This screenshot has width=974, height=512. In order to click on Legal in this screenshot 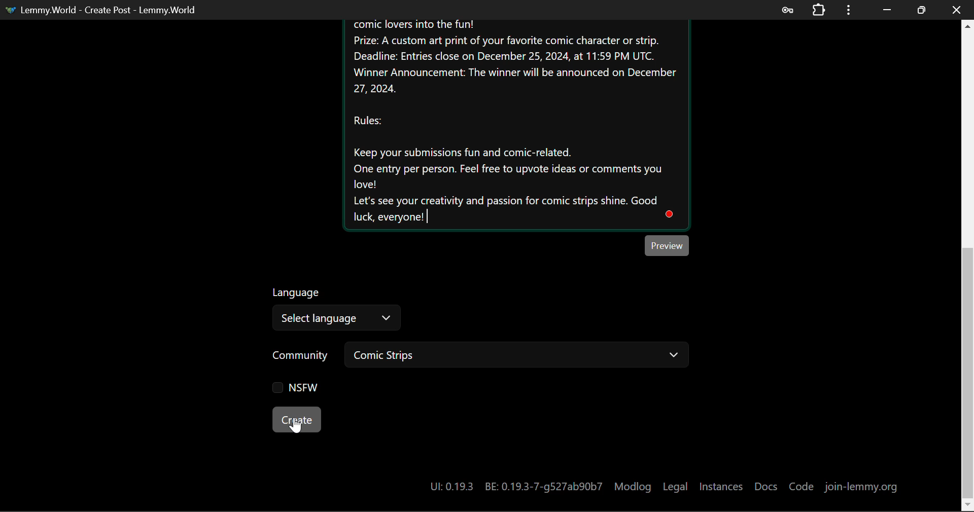, I will do `click(675, 487)`.